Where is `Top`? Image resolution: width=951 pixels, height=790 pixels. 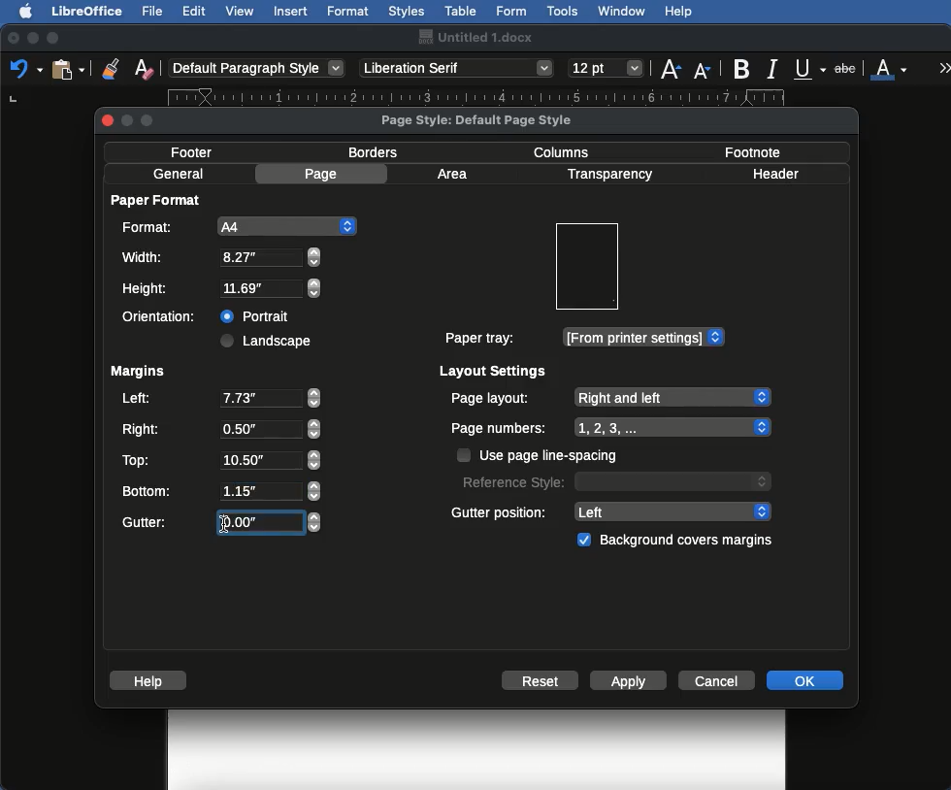 Top is located at coordinates (218, 460).